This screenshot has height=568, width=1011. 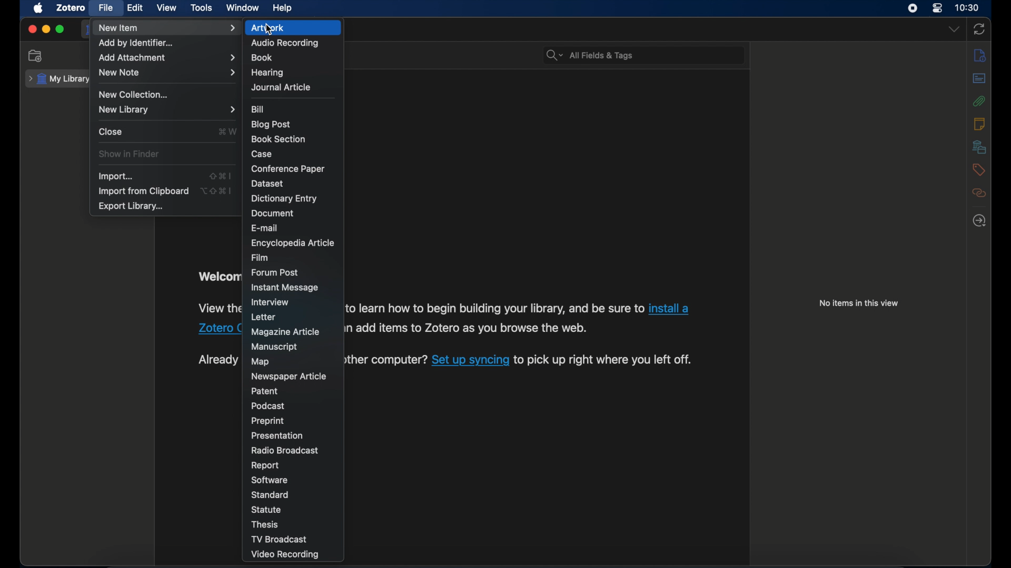 What do you see at coordinates (285, 554) in the screenshot?
I see `video recording` at bounding box center [285, 554].